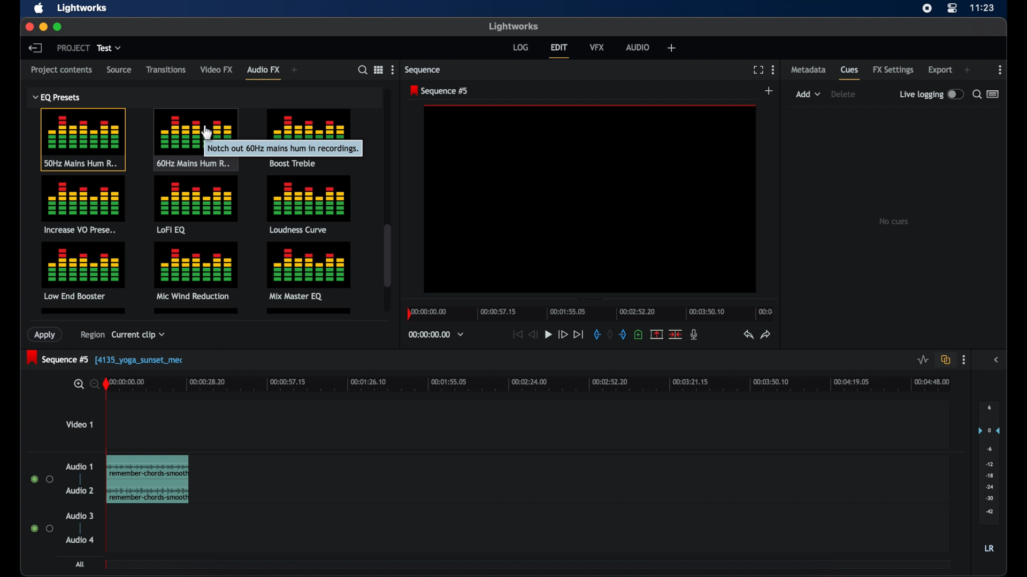 The width and height of the screenshot is (1027, 577). Describe the element at coordinates (436, 334) in the screenshot. I see `timecodes and reels` at that location.